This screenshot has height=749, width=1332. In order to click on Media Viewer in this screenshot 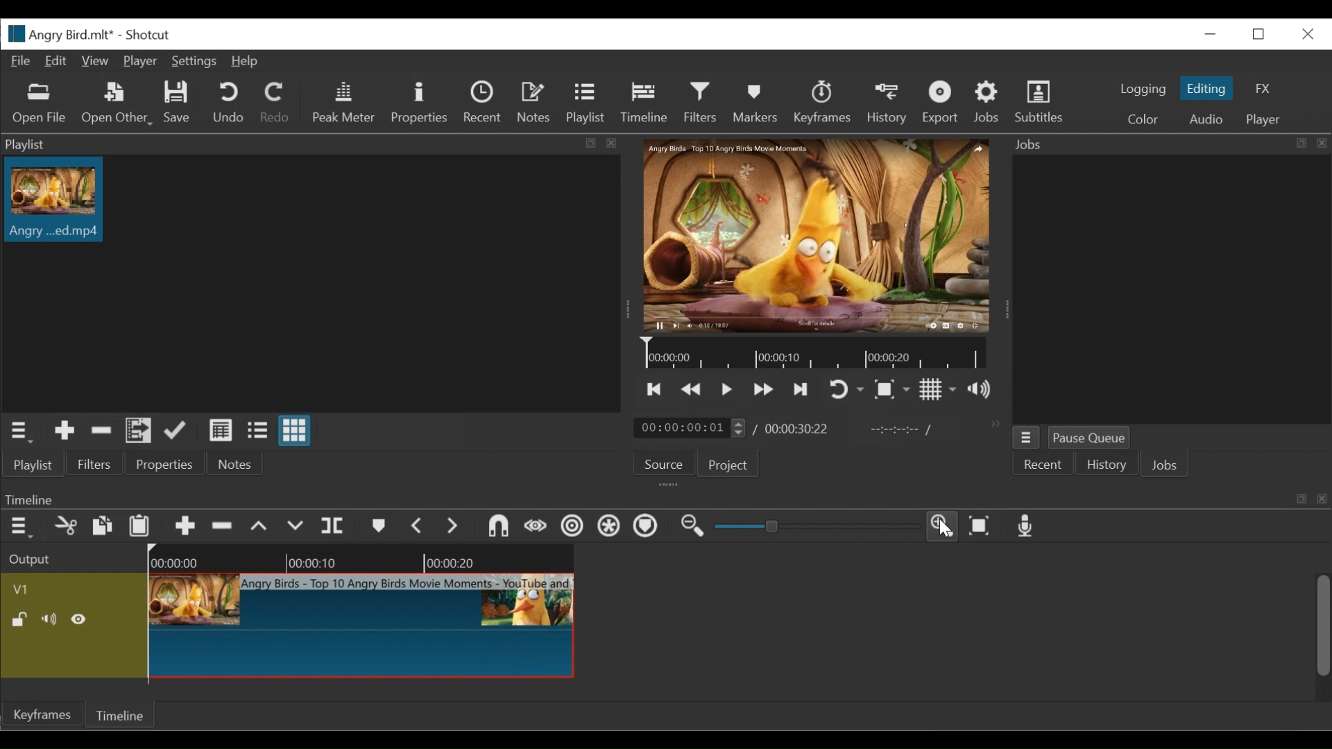, I will do `click(814, 235)`.